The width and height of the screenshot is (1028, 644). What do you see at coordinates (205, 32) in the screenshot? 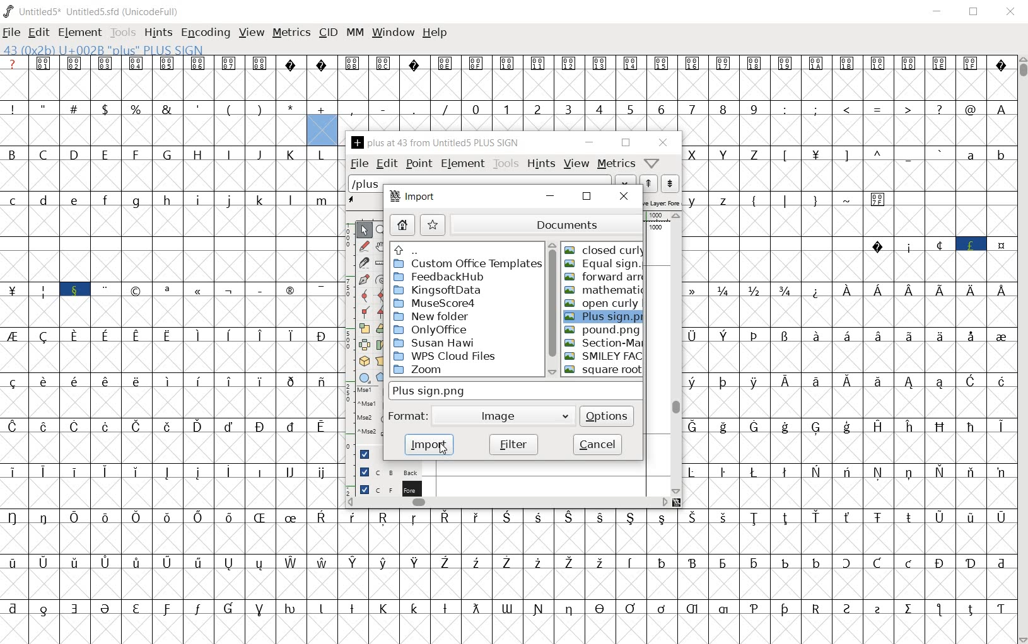
I see `encoding` at bounding box center [205, 32].